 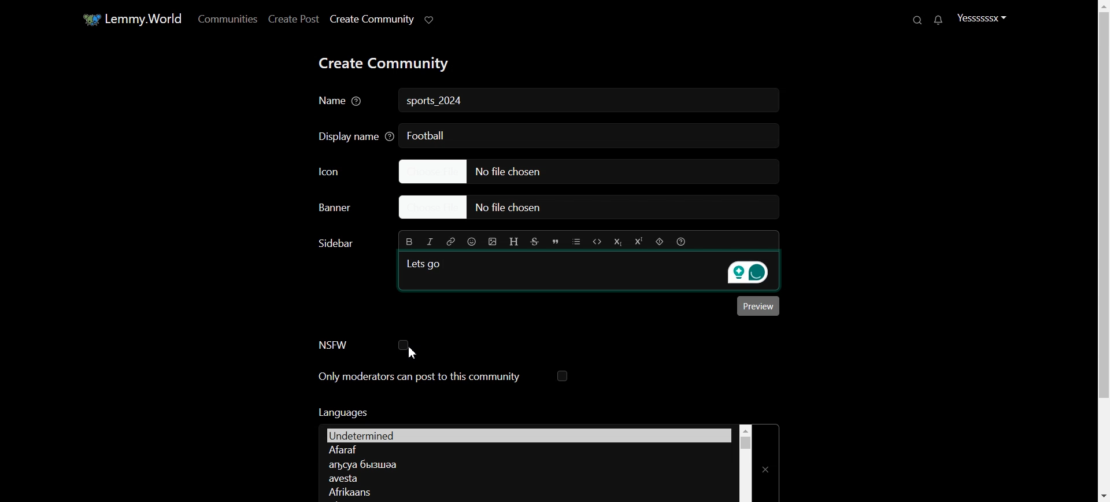 I want to click on Text, so click(x=342, y=412).